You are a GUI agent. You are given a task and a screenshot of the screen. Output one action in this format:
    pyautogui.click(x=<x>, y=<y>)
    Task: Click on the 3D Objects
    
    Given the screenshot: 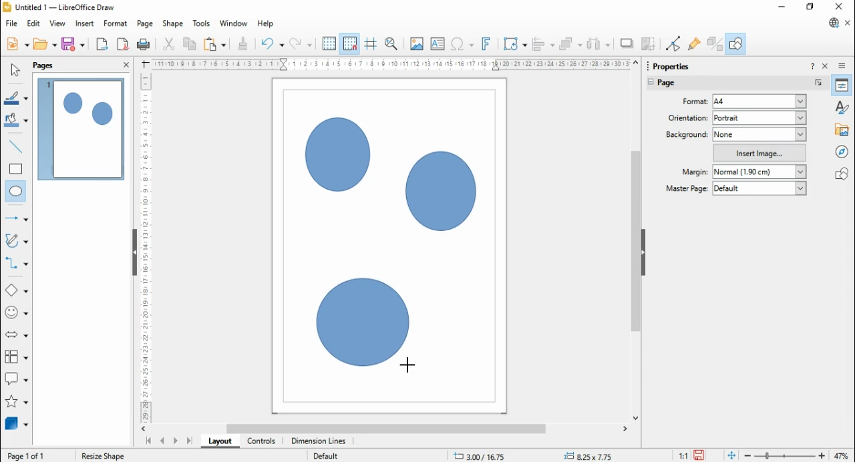 What is the action you would take?
    pyautogui.click(x=15, y=424)
    